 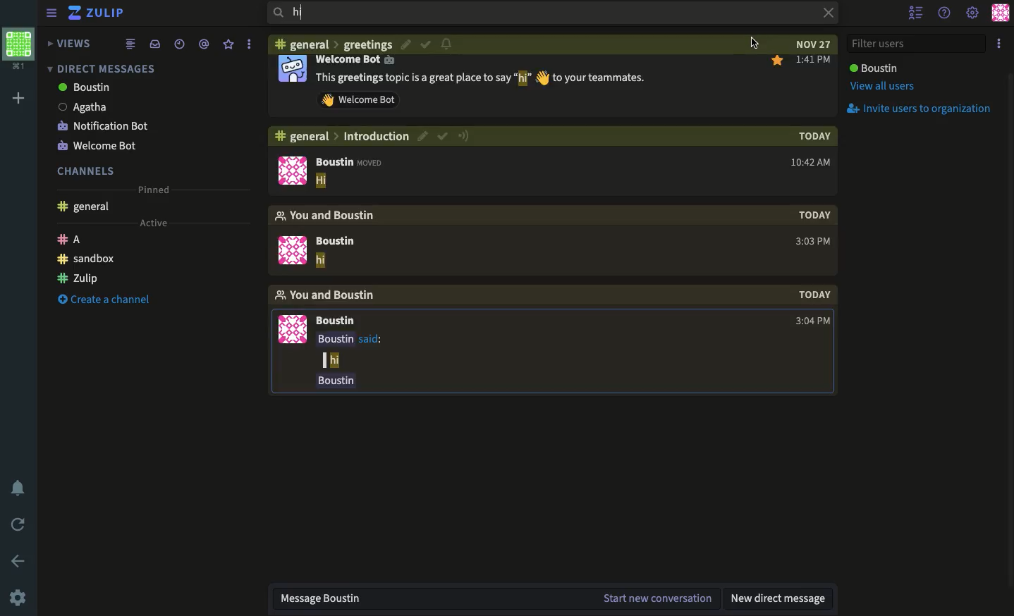 What do you see at coordinates (353, 161) in the screenshot?
I see `Boustin moved` at bounding box center [353, 161].